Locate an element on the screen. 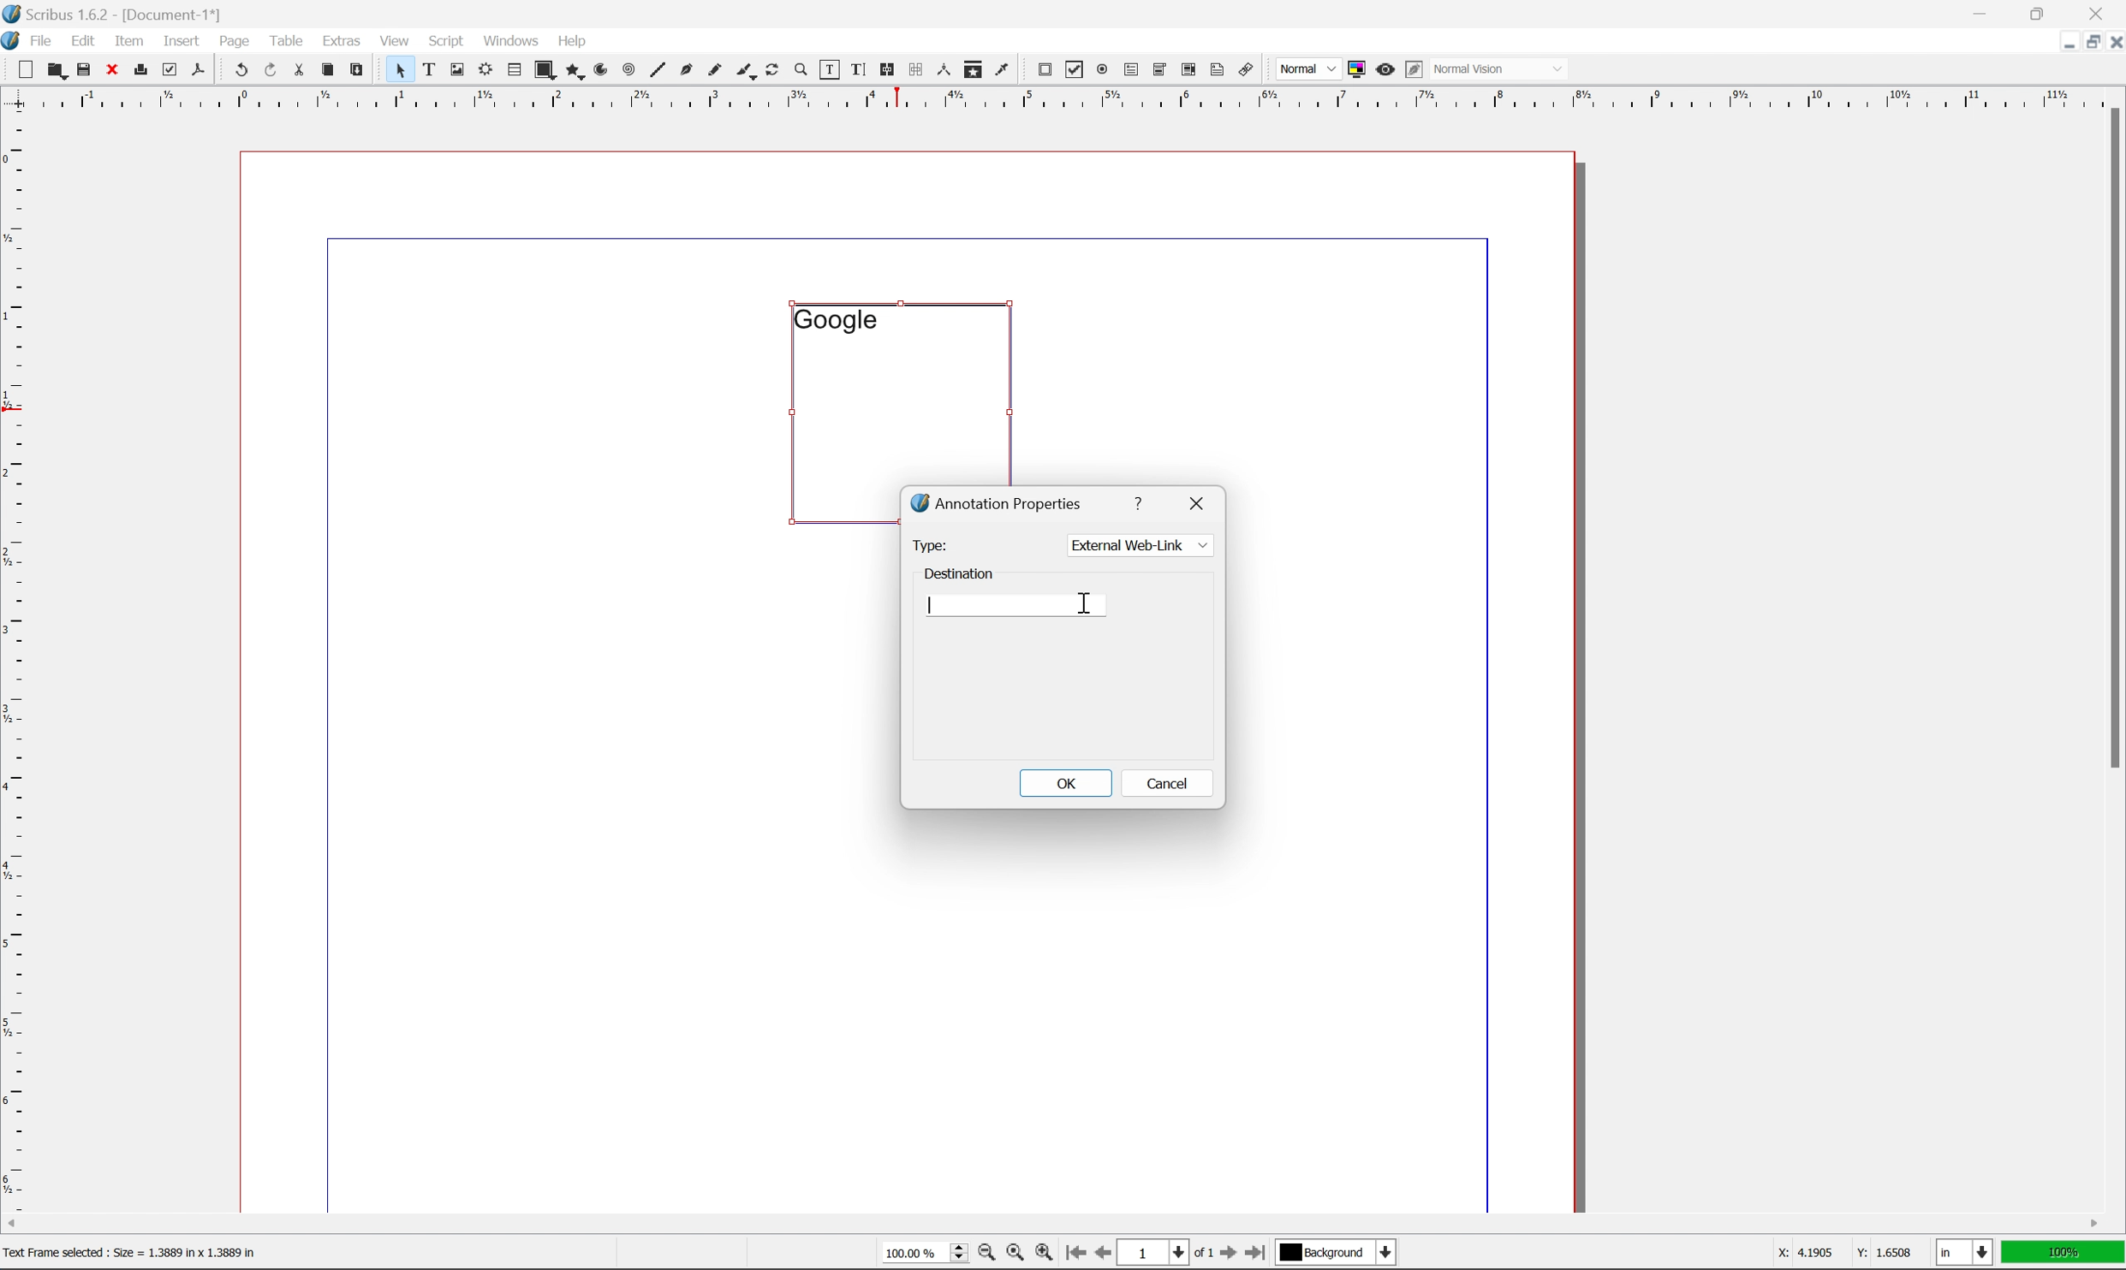 Image resolution: width=2126 pixels, height=1270 pixels. spiral is located at coordinates (628, 68).